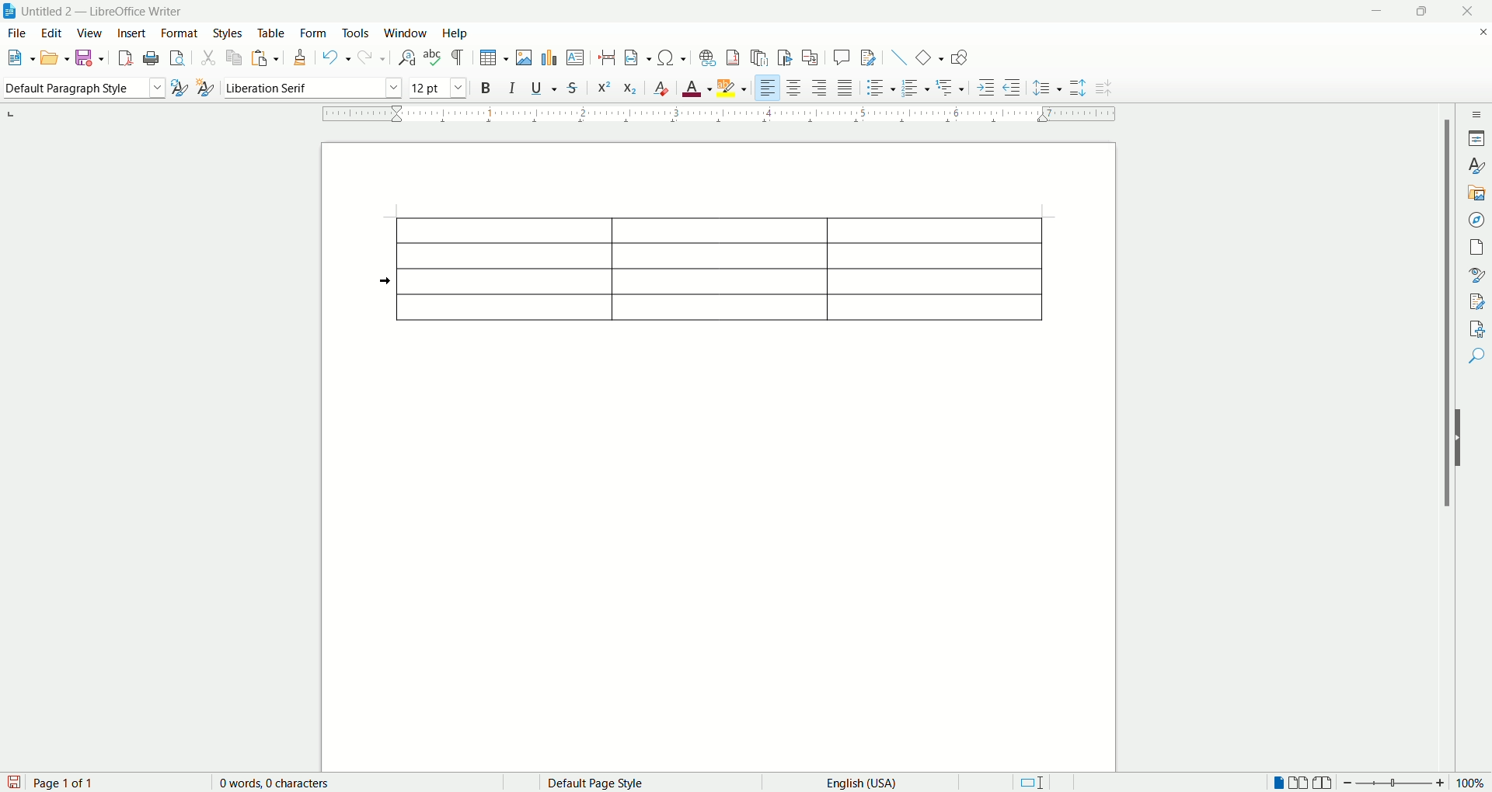 Image resolution: width=1492 pixels, height=792 pixels. What do you see at coordinates (91, 34) in the screenshot?
I see `view` at bounding box center [91, 34].